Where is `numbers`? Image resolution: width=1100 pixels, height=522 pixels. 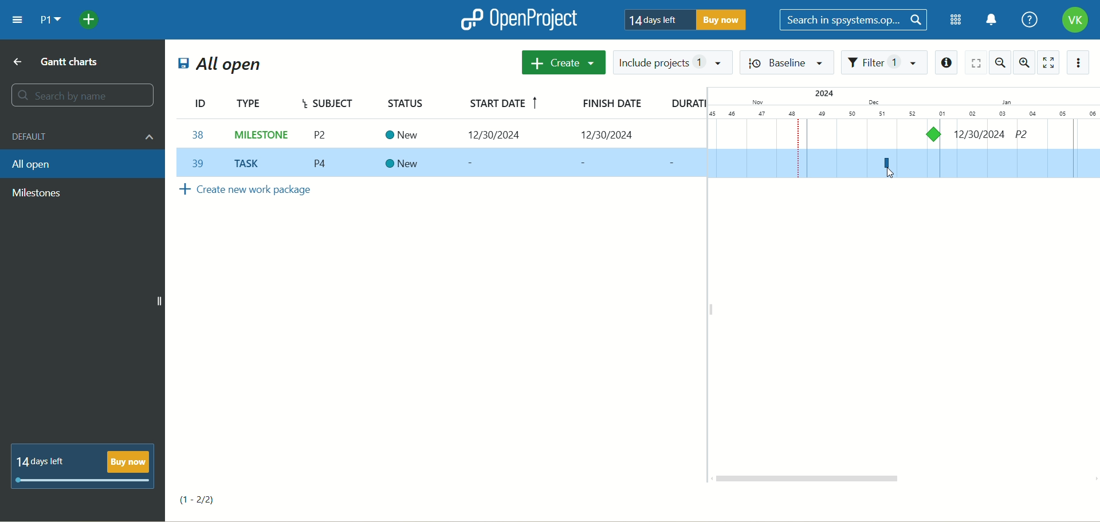 numbers is located at coordinates (904, 112).